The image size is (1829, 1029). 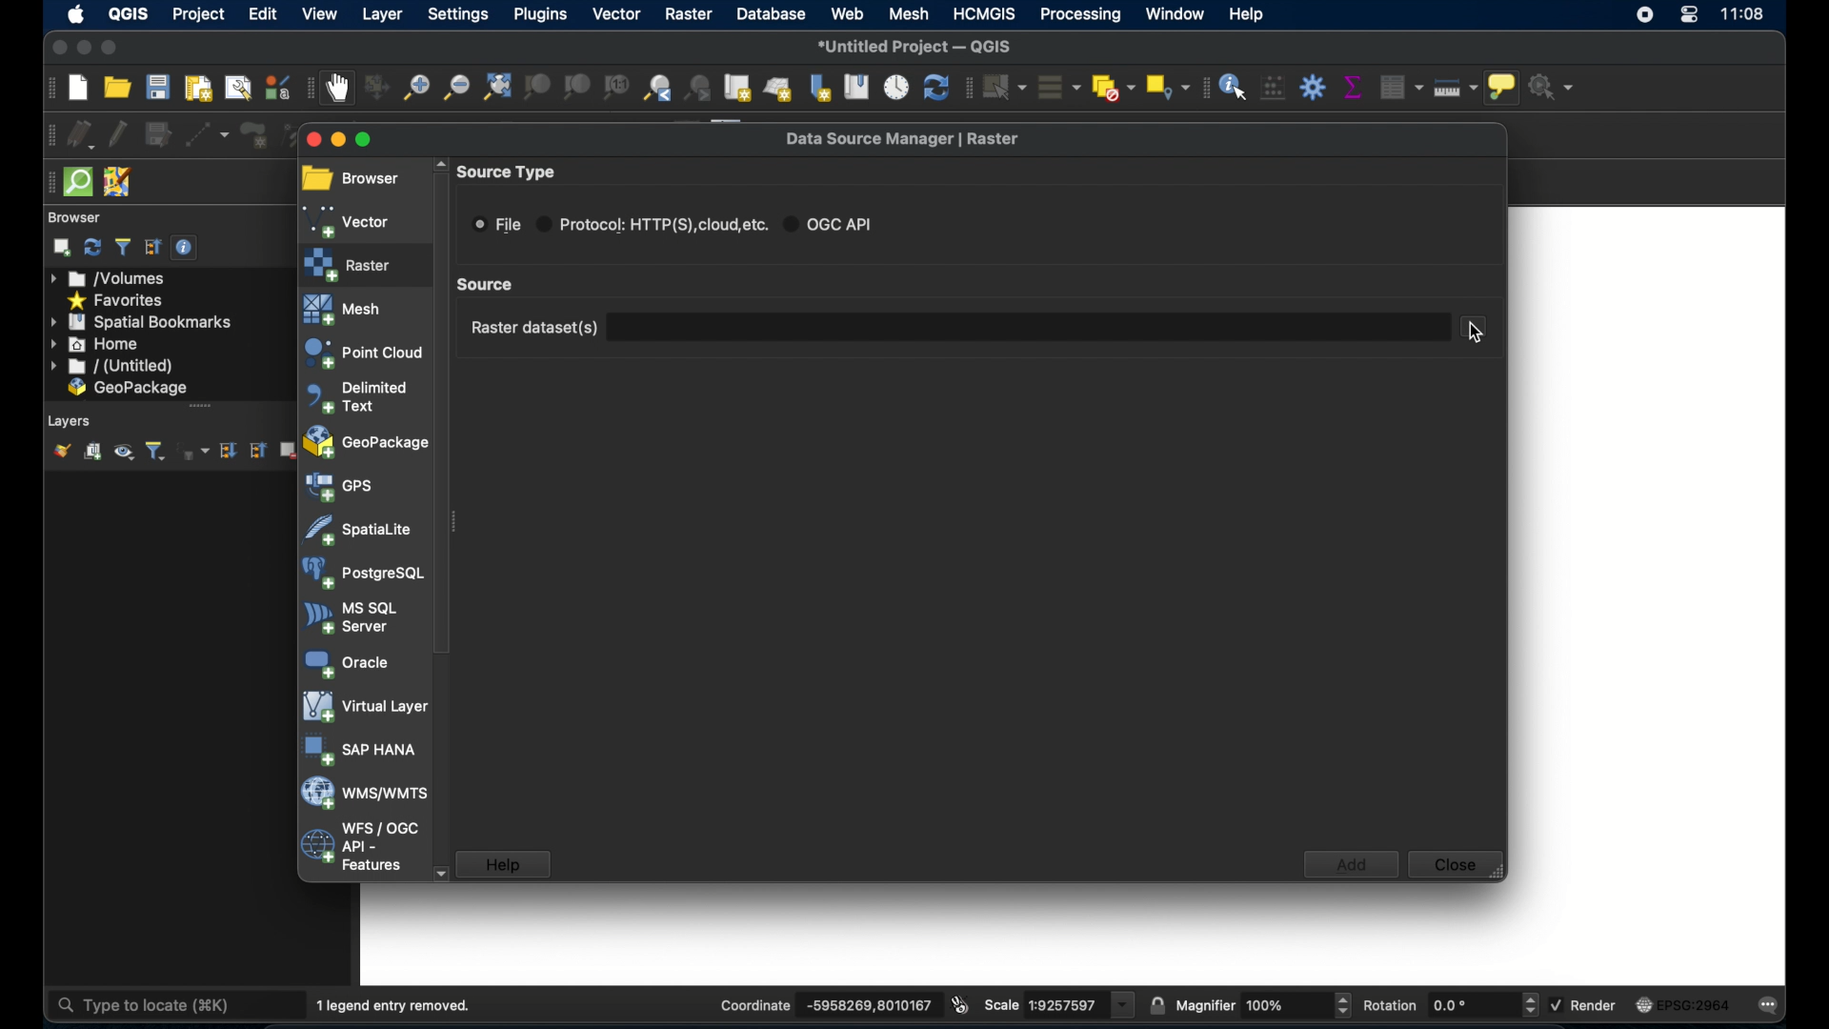 I want to click on source type, so click(x=510, y=170).